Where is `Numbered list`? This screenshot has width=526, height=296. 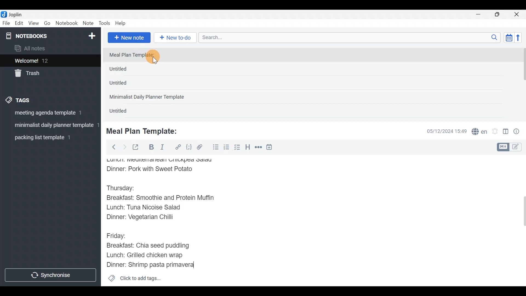
Numbered list is located at coordinates (227, 148).